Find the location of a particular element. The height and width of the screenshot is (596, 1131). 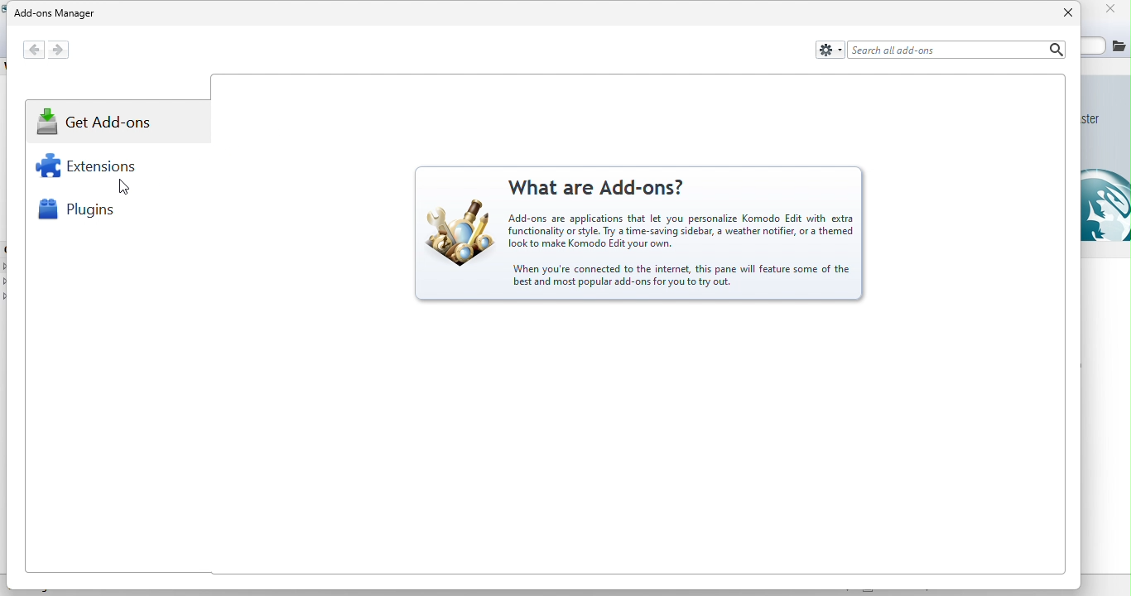

cursor movement is located at coordinates (121, 185).